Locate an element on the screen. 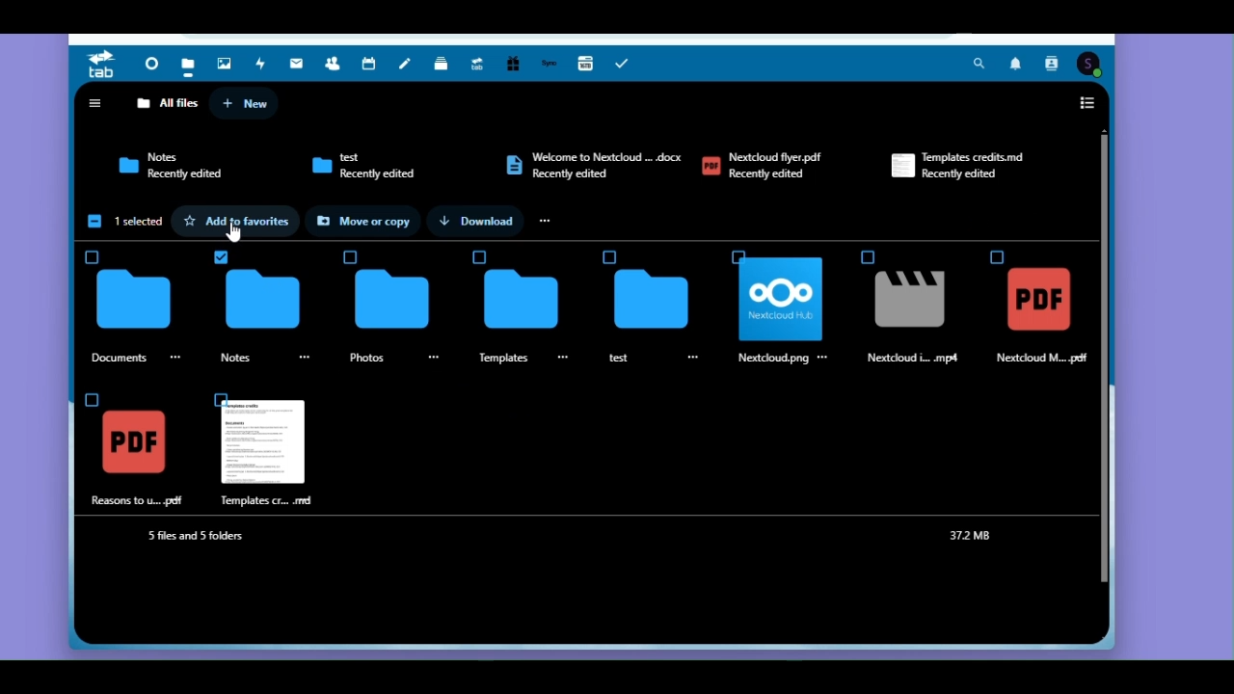  Check Box is located at coordinates (89, 399).